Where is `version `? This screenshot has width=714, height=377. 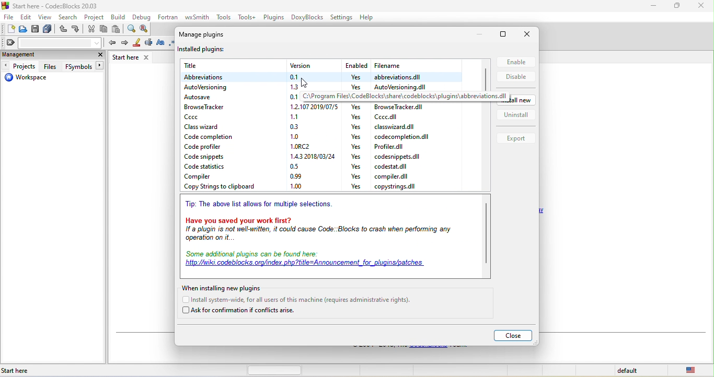
version  is located at coordinates (294, 127).